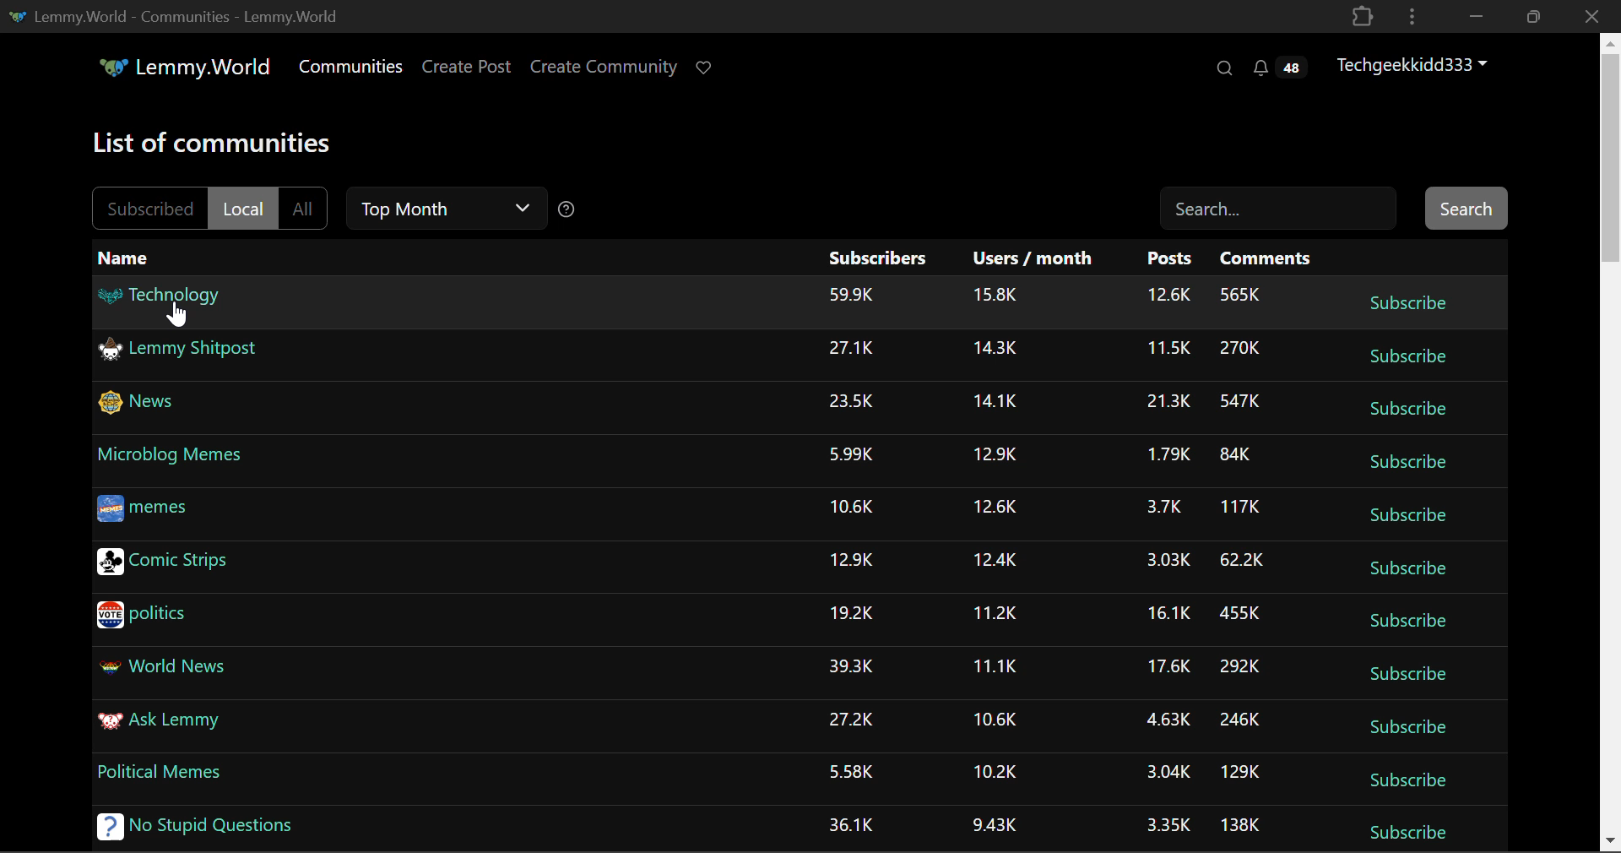 The image size is (1621, 853). Describe the element at coordinates (992, 508) in the screenshot. I see `Amount ` at that location.